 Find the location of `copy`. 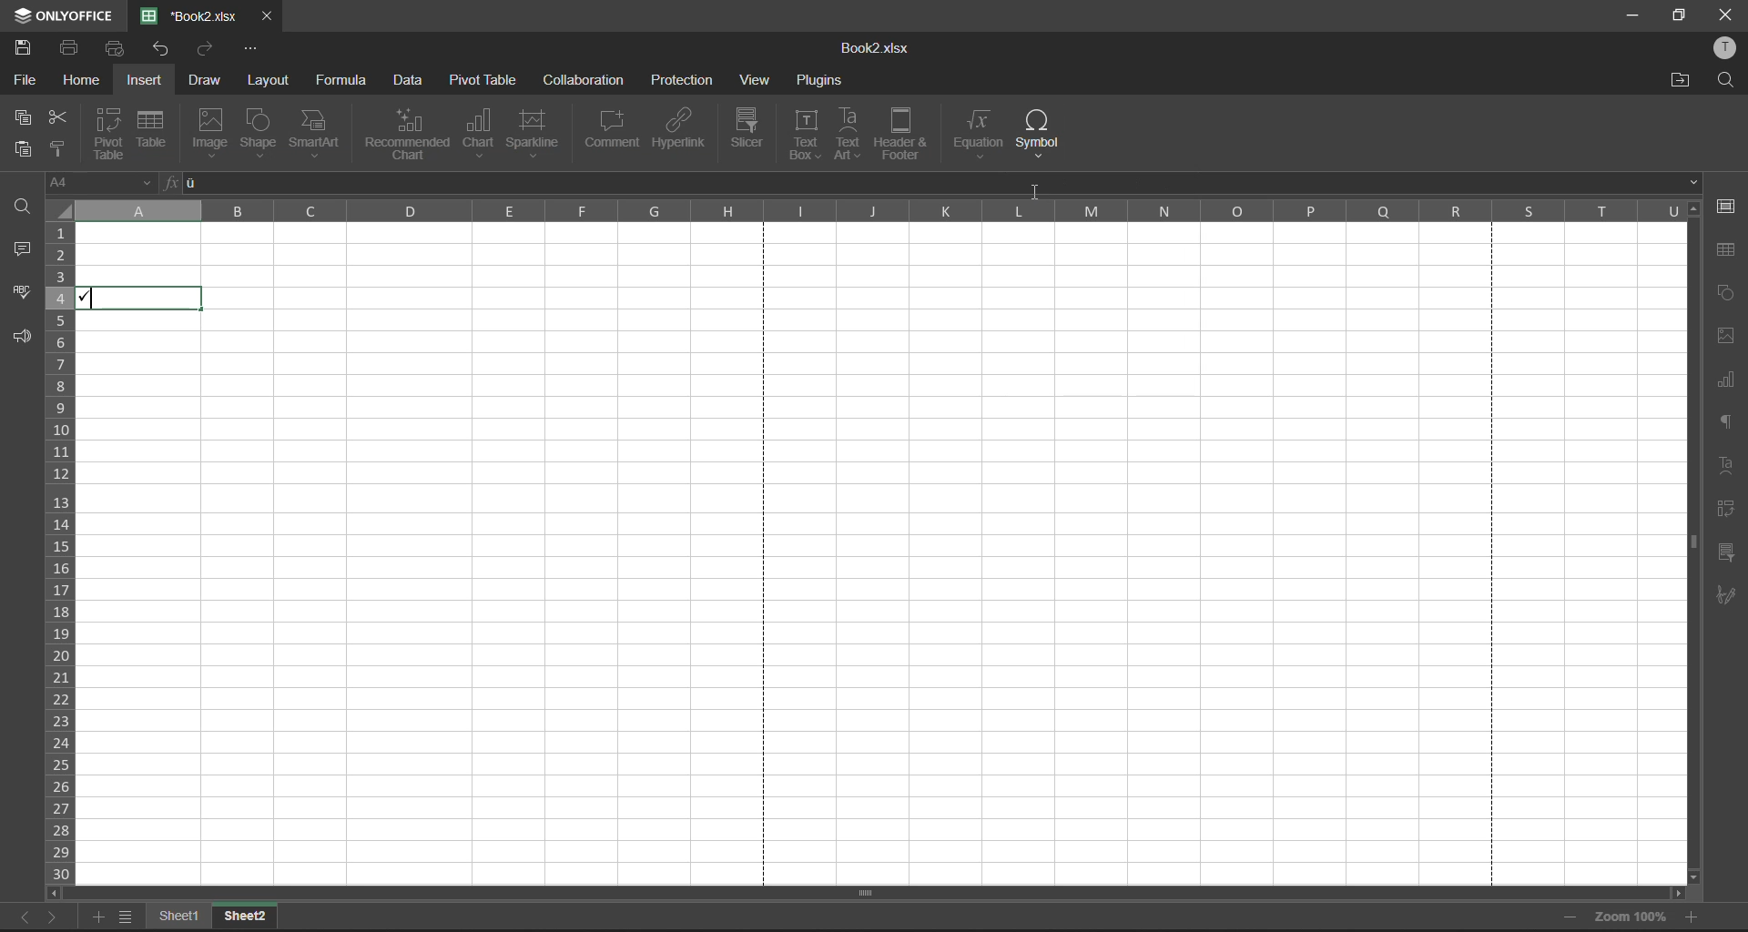

copy is located at coordinates (25, 117).